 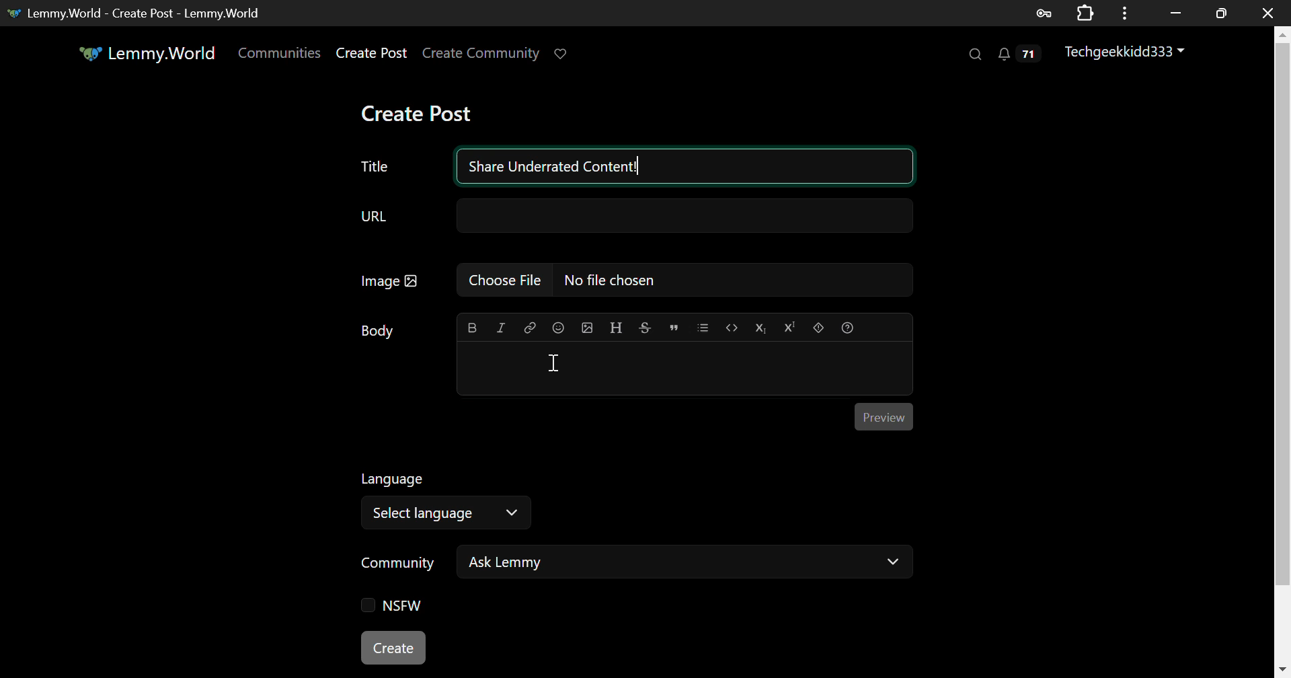 I want to click on Link, so click(x=529, y=326).